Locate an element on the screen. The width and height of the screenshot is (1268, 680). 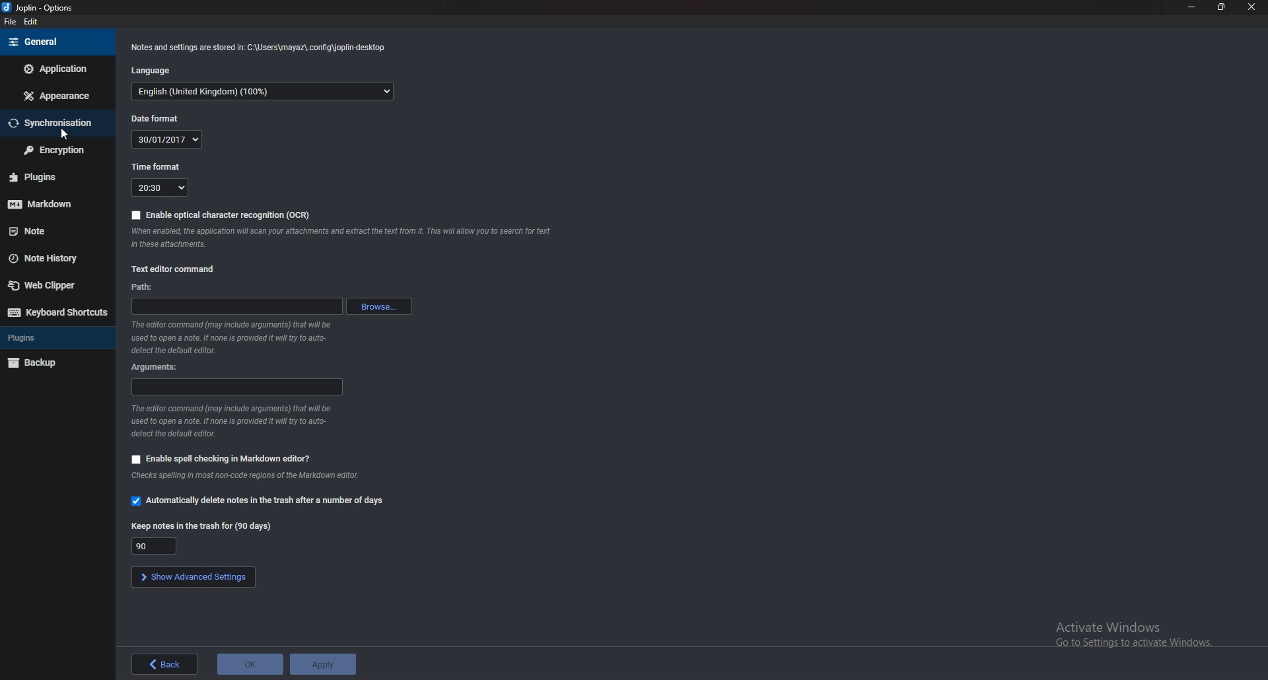
markdown is located at coordinates (50, 203).